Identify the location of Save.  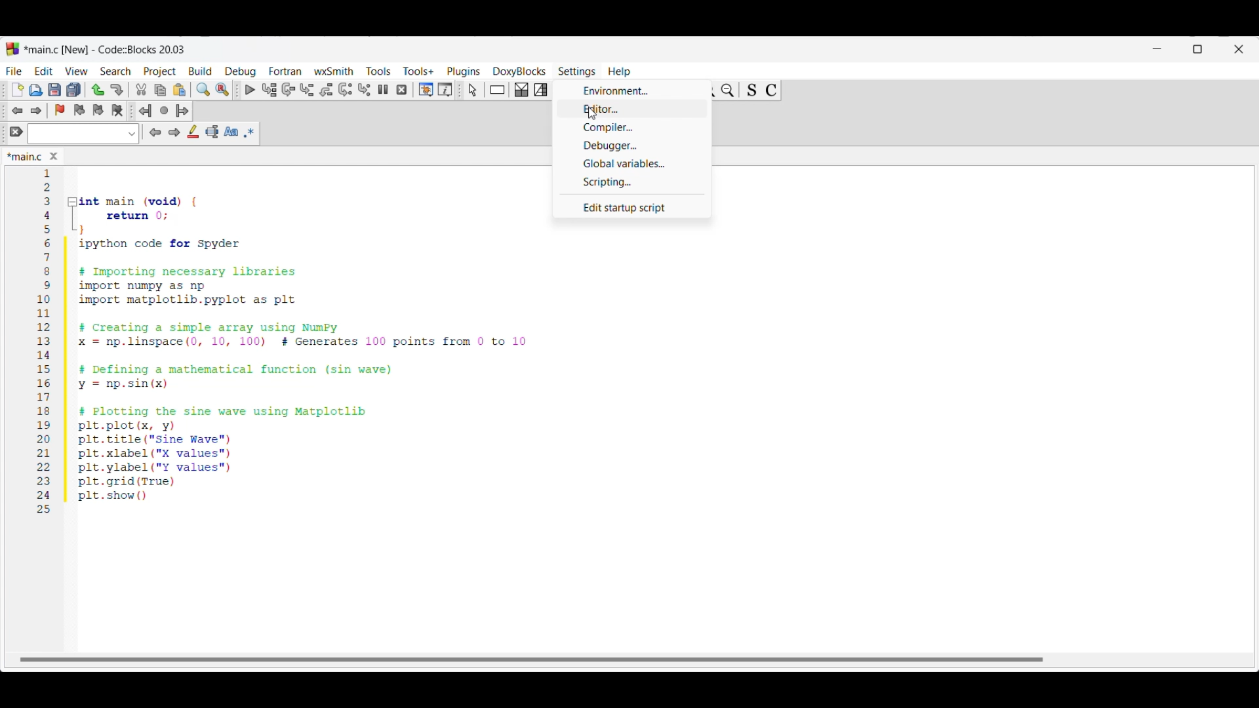
(54, 90).